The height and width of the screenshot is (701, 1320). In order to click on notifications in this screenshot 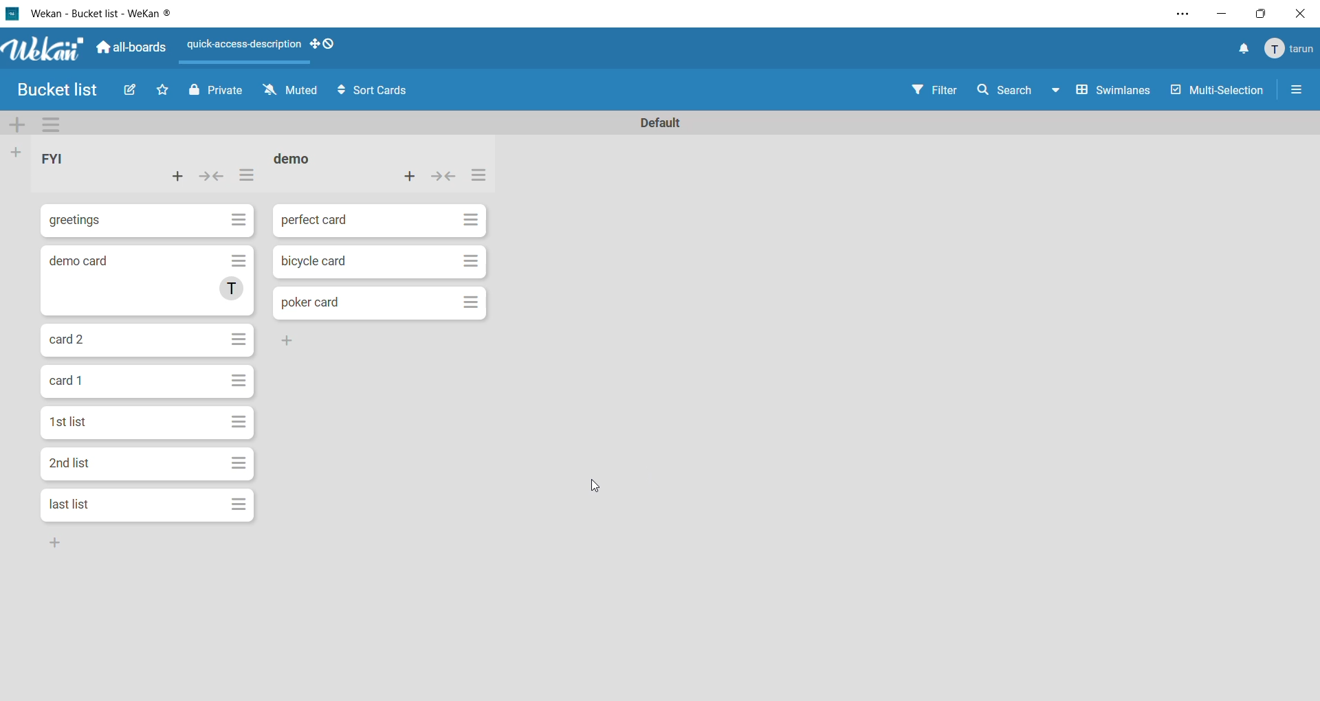, I will do `click(1240, 50)`.